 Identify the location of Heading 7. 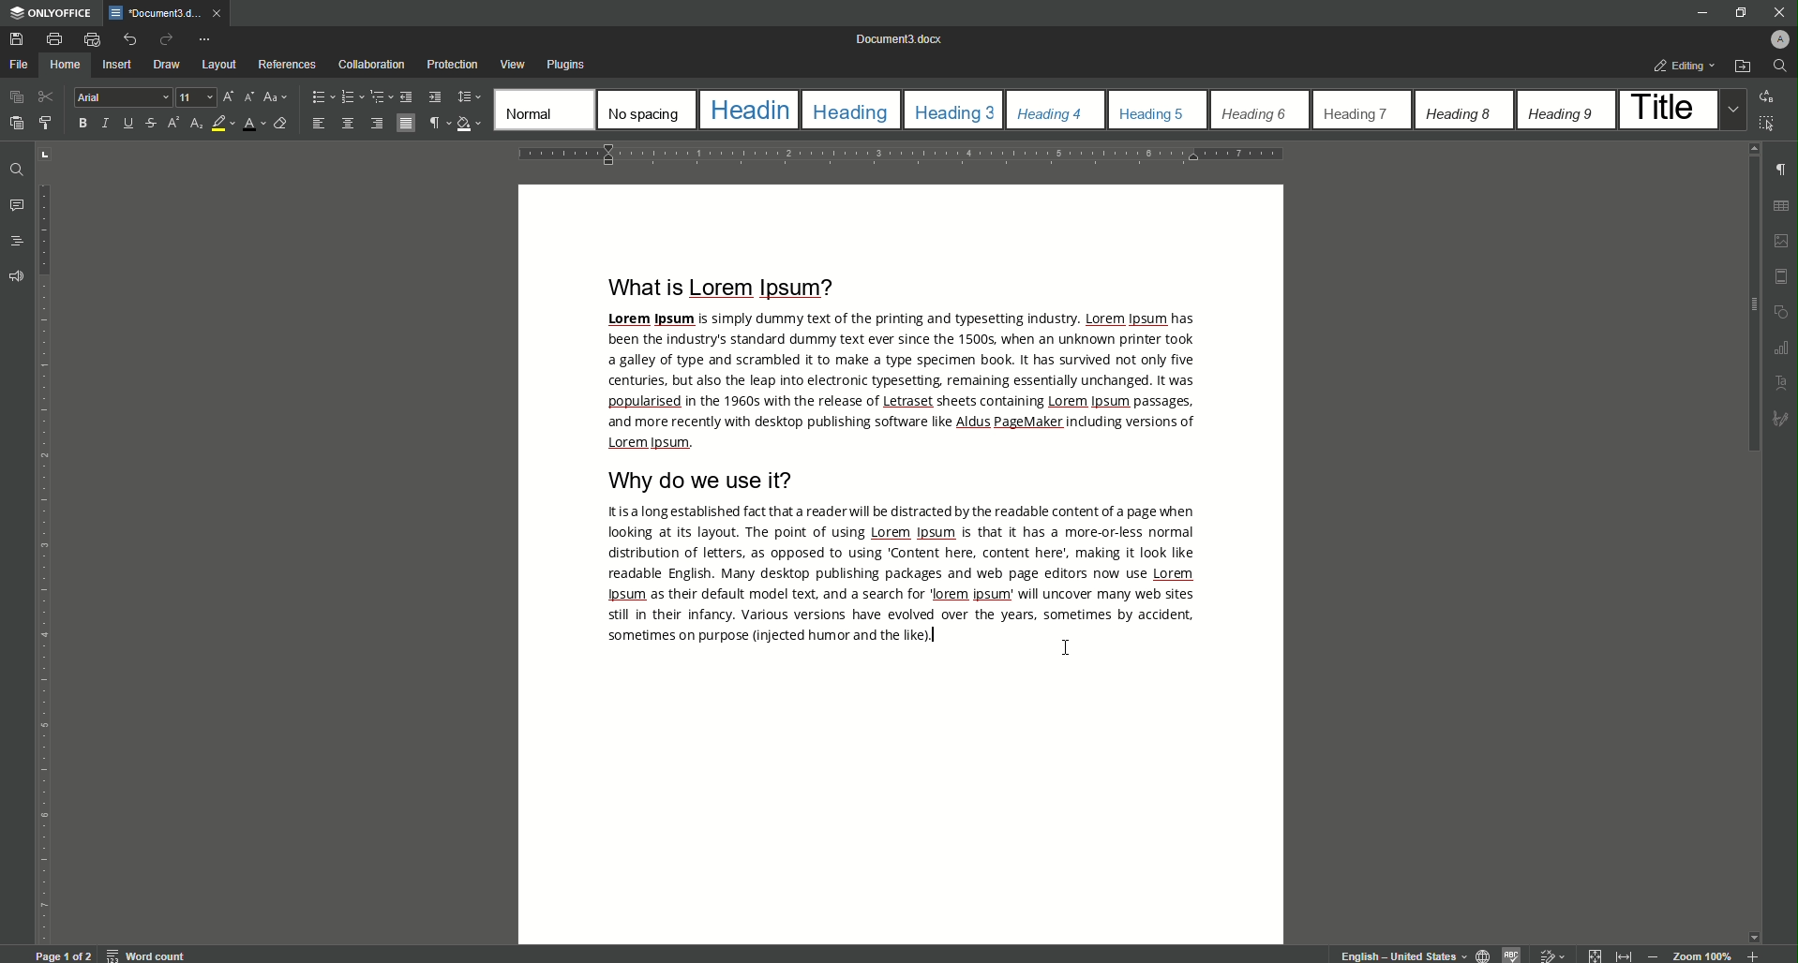
(1356, 113).